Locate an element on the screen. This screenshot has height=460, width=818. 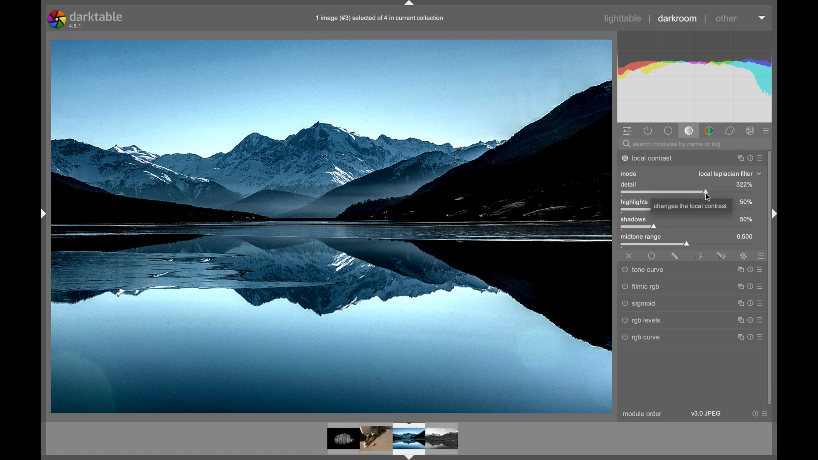
drawn mask is located at coordinates (675, 256).